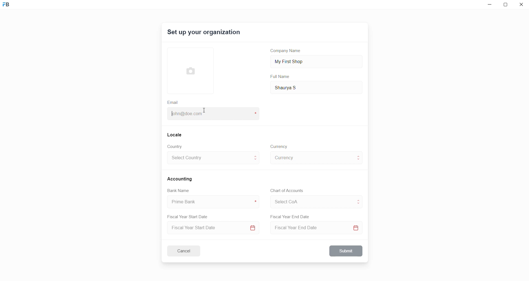  What do you see at coordinates (360, 155) in the screenshot?
I see `move to above curreny` at bounding box center [360, 155].